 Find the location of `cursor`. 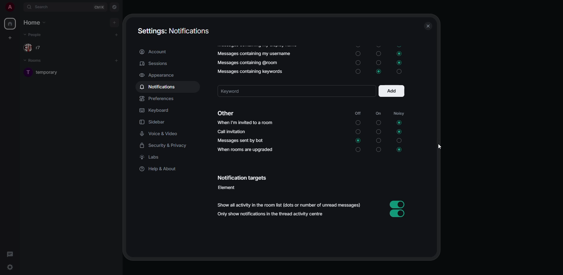

cursor is located at coordinates (438, 146).